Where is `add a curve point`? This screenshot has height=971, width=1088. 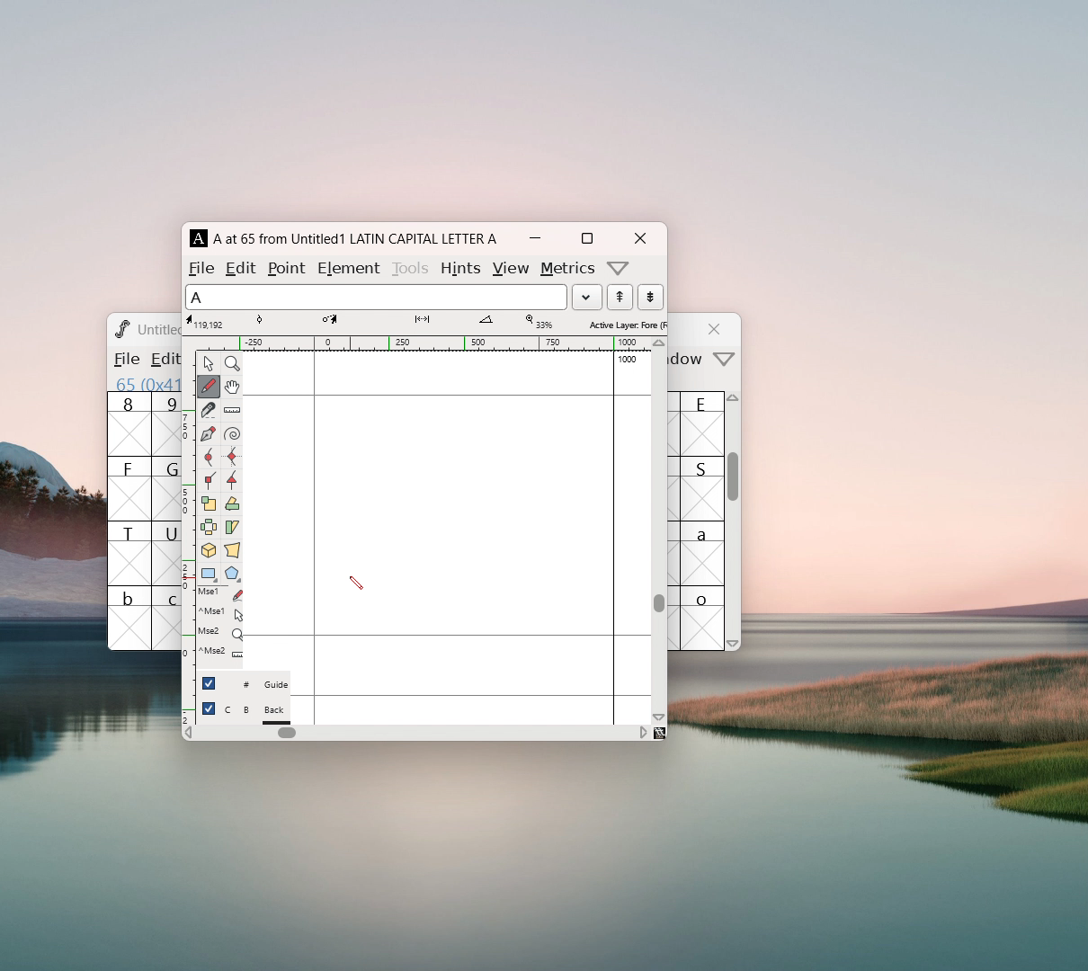 add a curve point is located at coordinates (208, 458).